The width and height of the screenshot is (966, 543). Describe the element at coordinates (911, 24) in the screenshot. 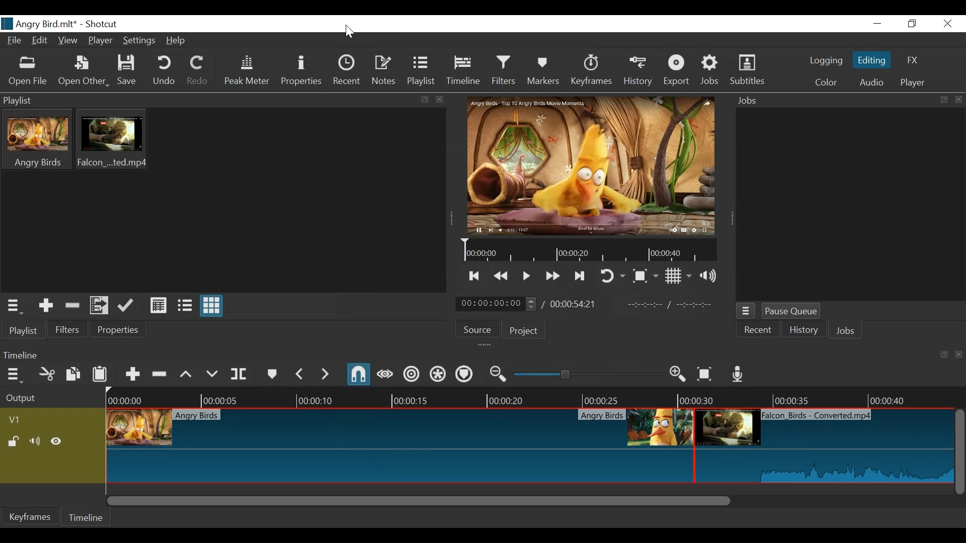

I see `Restore` at that location.